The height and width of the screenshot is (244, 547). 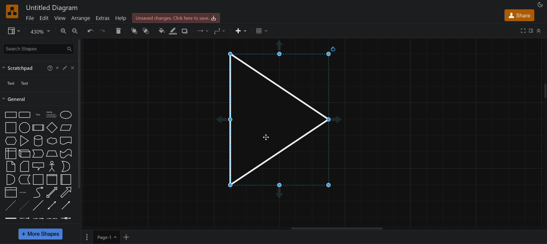 I want to click on help, so click(x=120, y=18).